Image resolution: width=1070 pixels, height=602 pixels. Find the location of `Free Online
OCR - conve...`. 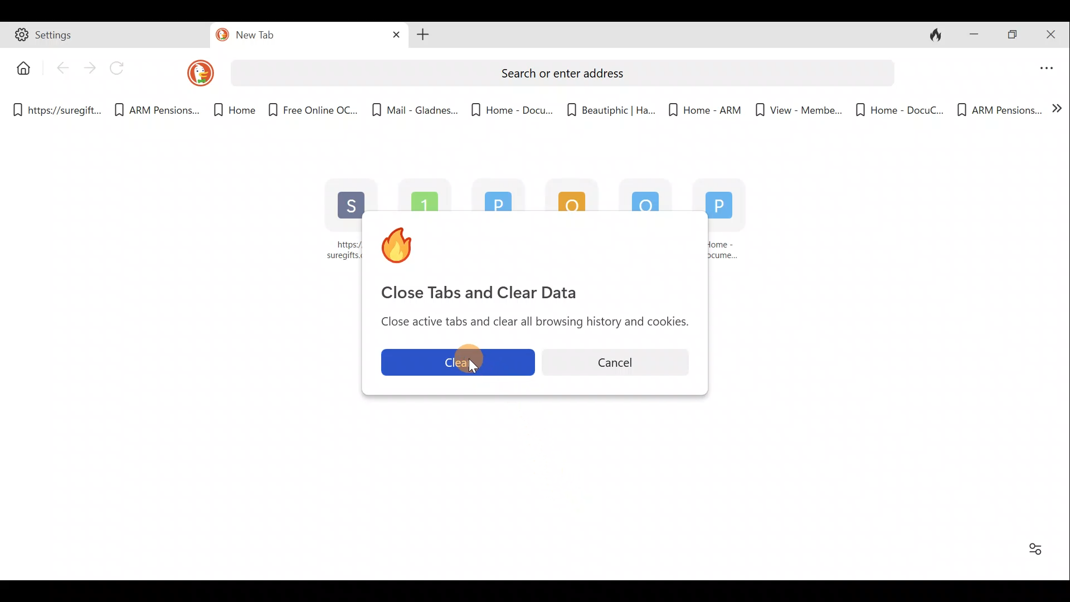

Free Online
OCR - conve... is located at coordinates (565, 194).